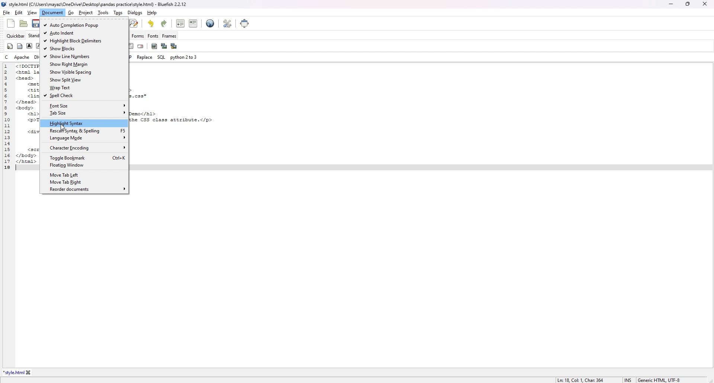  I want to click on quickbar, so click(16, 36).